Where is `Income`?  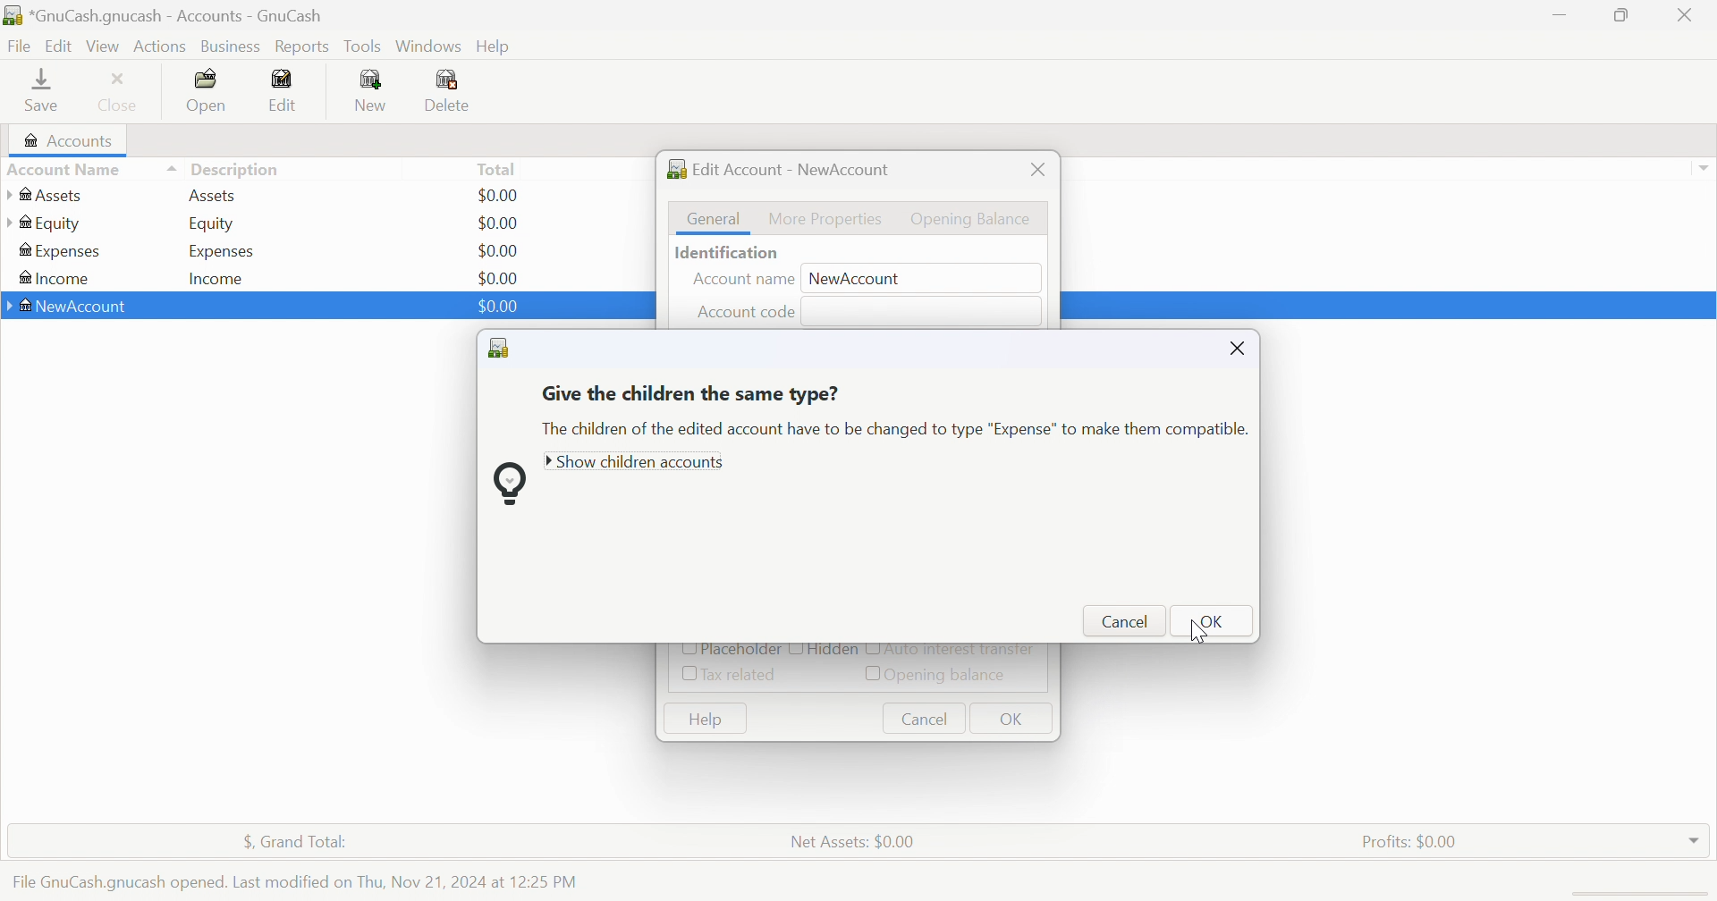 Income is located at coordinates (217, 280).